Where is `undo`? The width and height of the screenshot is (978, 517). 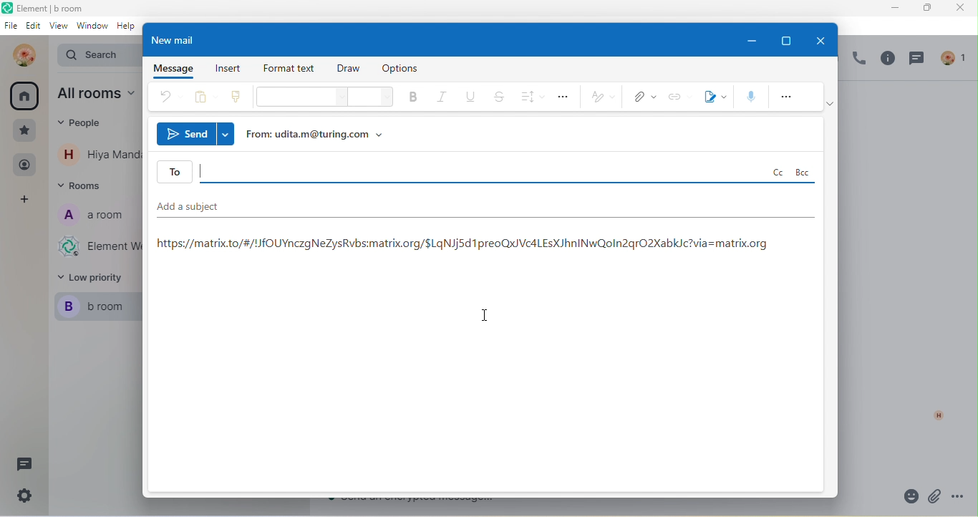
undo is located at coordinates (170, 97).